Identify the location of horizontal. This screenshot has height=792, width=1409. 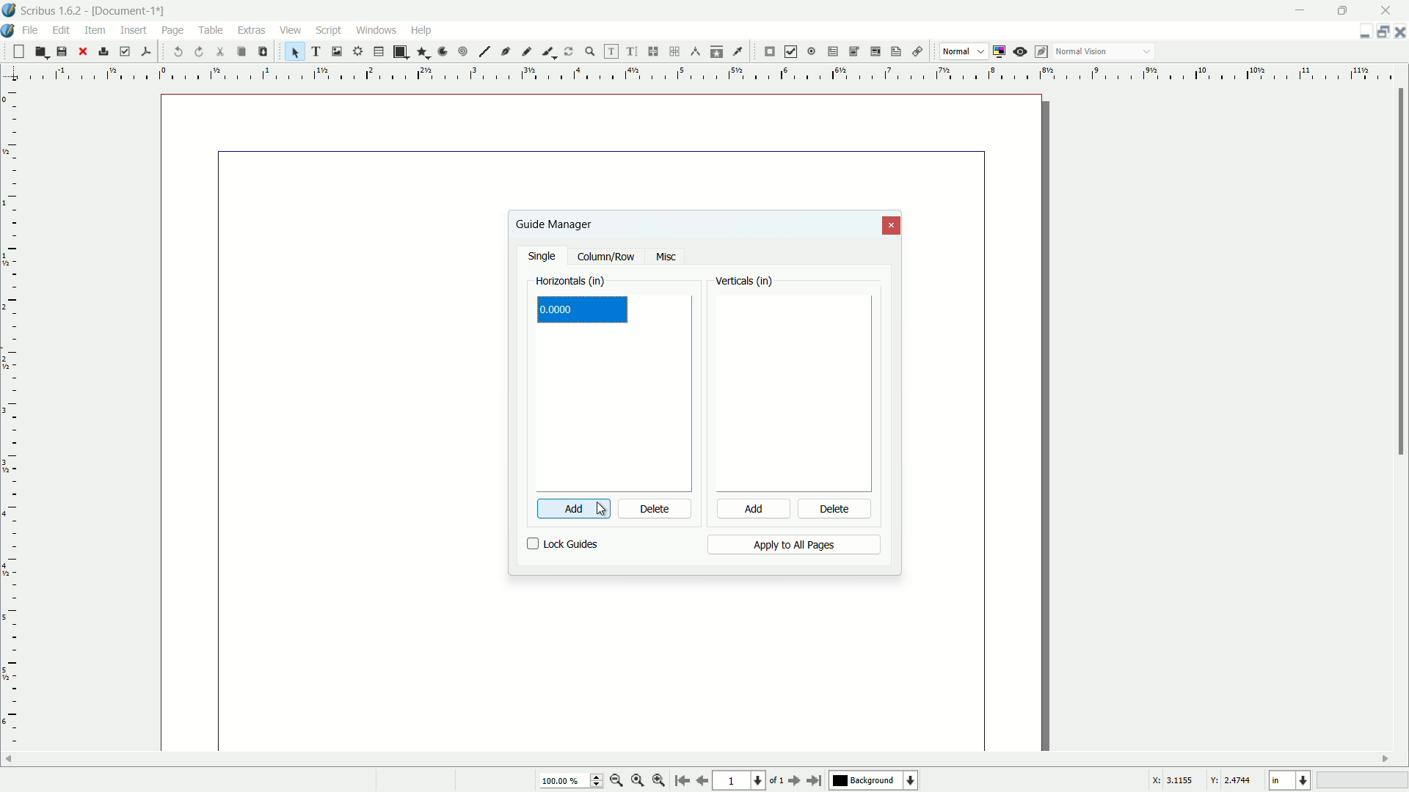
(571, 282).